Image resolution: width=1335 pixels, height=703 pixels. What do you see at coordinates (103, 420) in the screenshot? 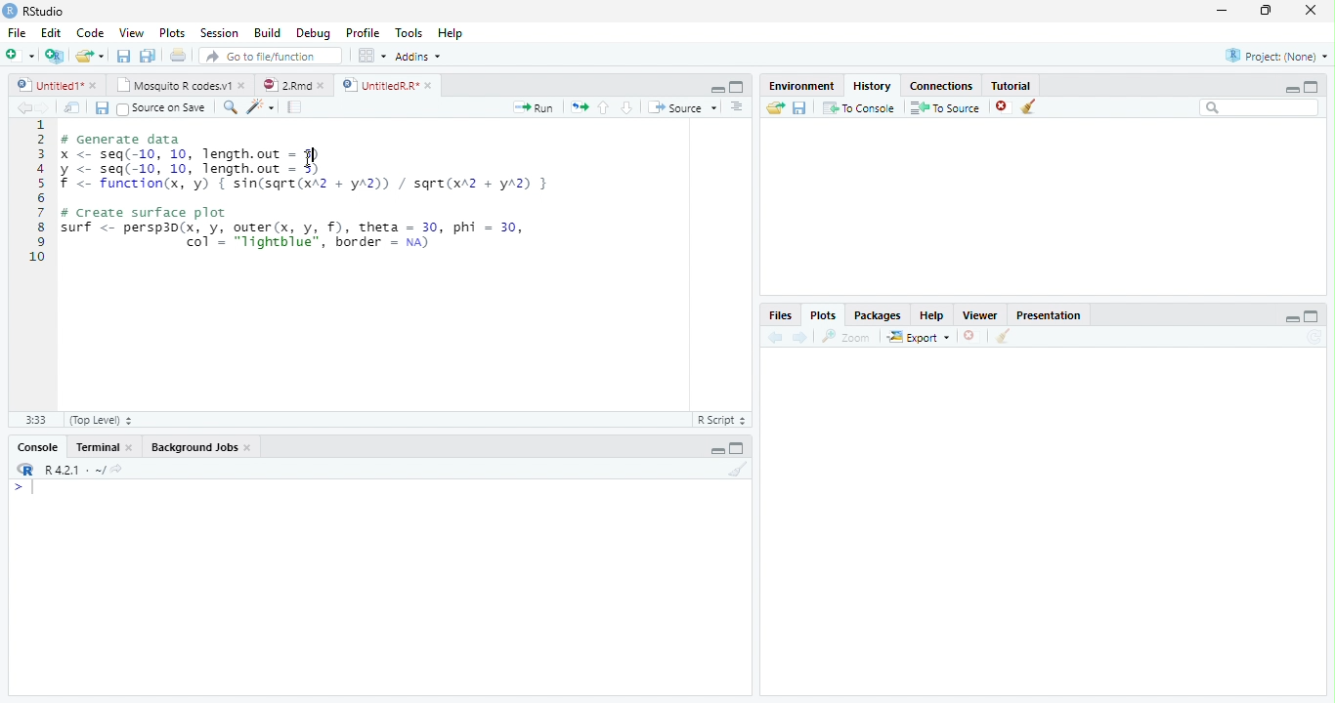
I see `(Top Level)` at bounding box center [103, 420].